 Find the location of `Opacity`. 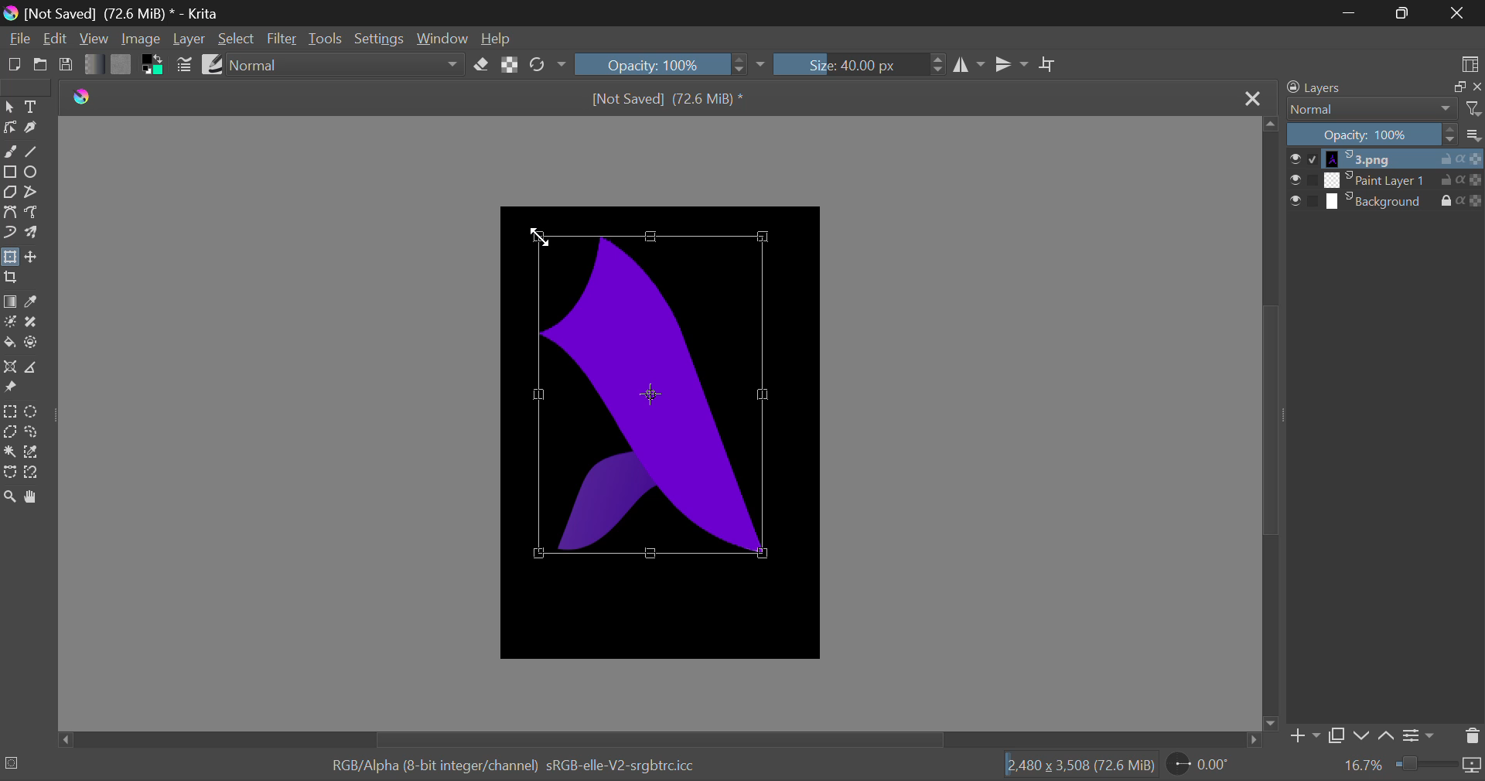

Opacity is located at coordinates (1371, 135).